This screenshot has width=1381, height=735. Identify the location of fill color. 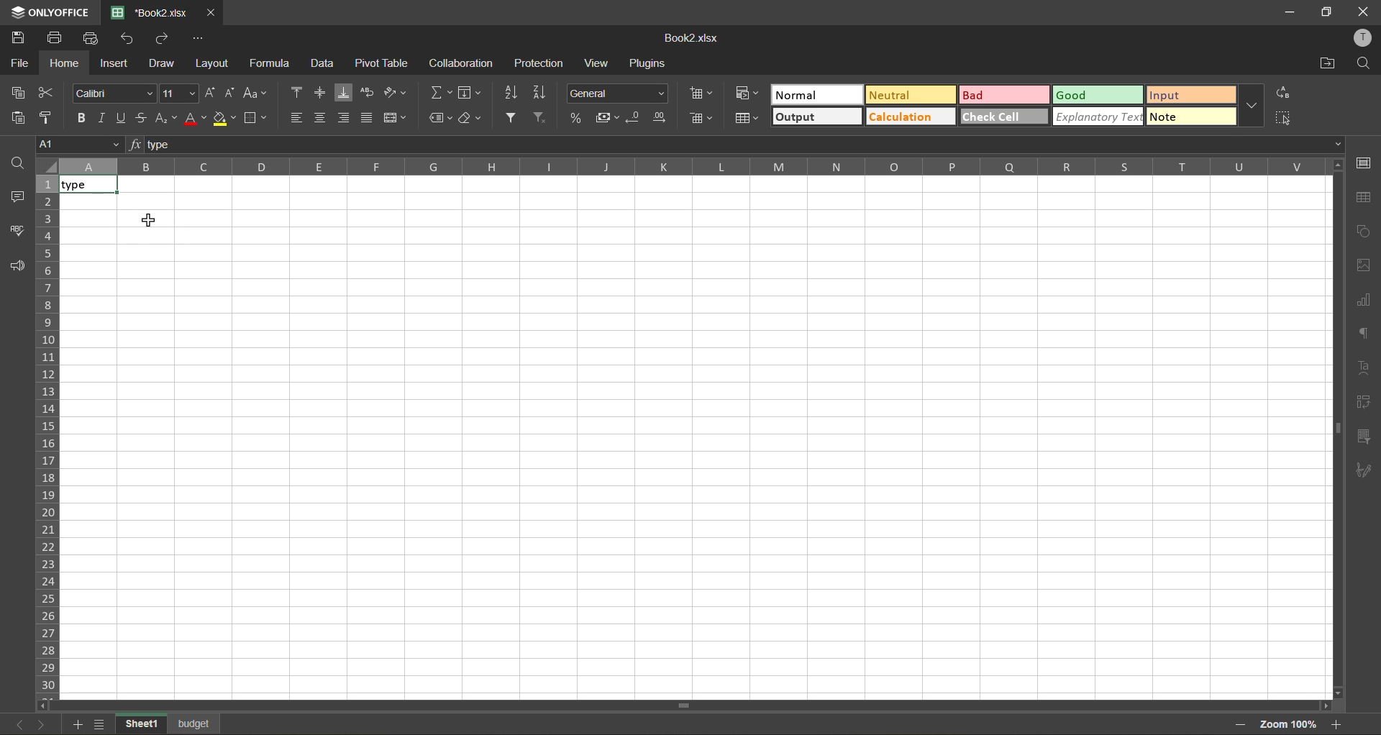
(224, 118).